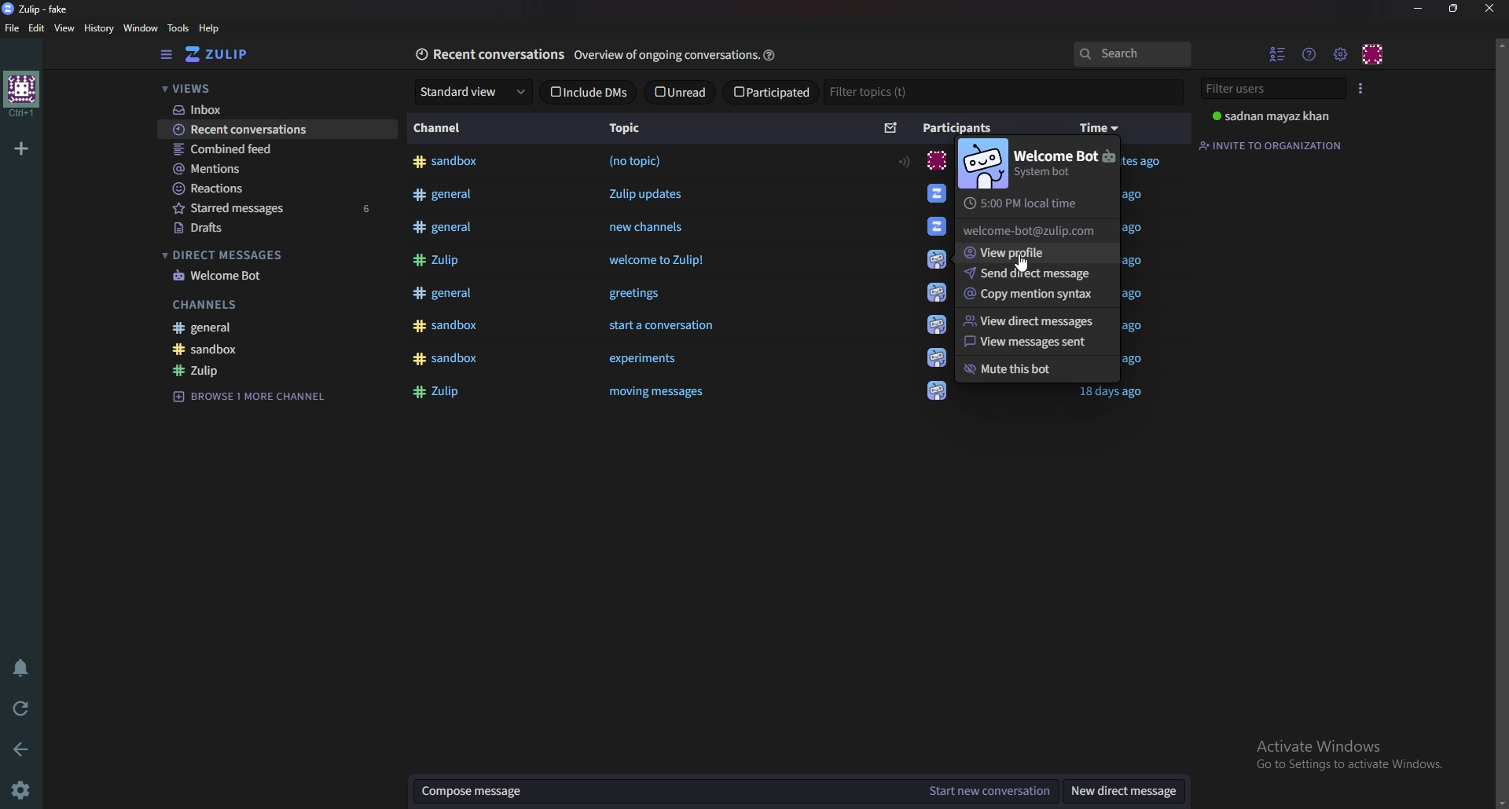  Describe the element at coordinates (1361, 89) in the screenshot. I see `User list style` at that location.